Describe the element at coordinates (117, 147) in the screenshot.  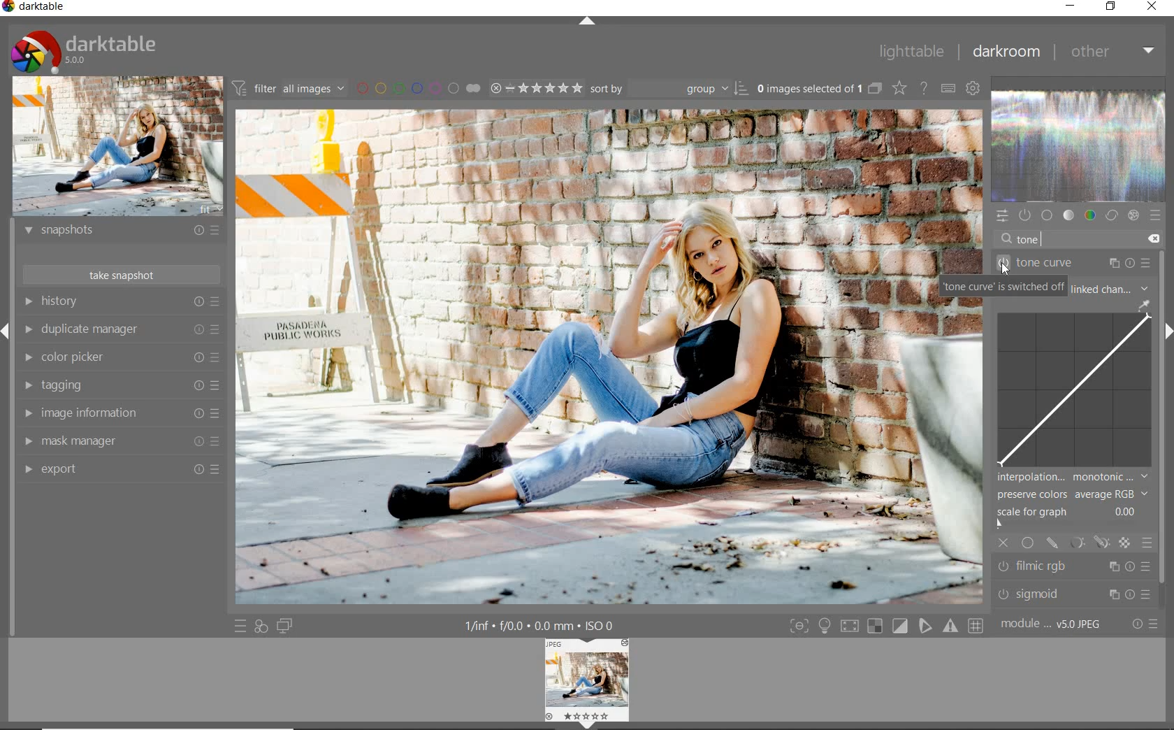
I see `image preview` at that location.